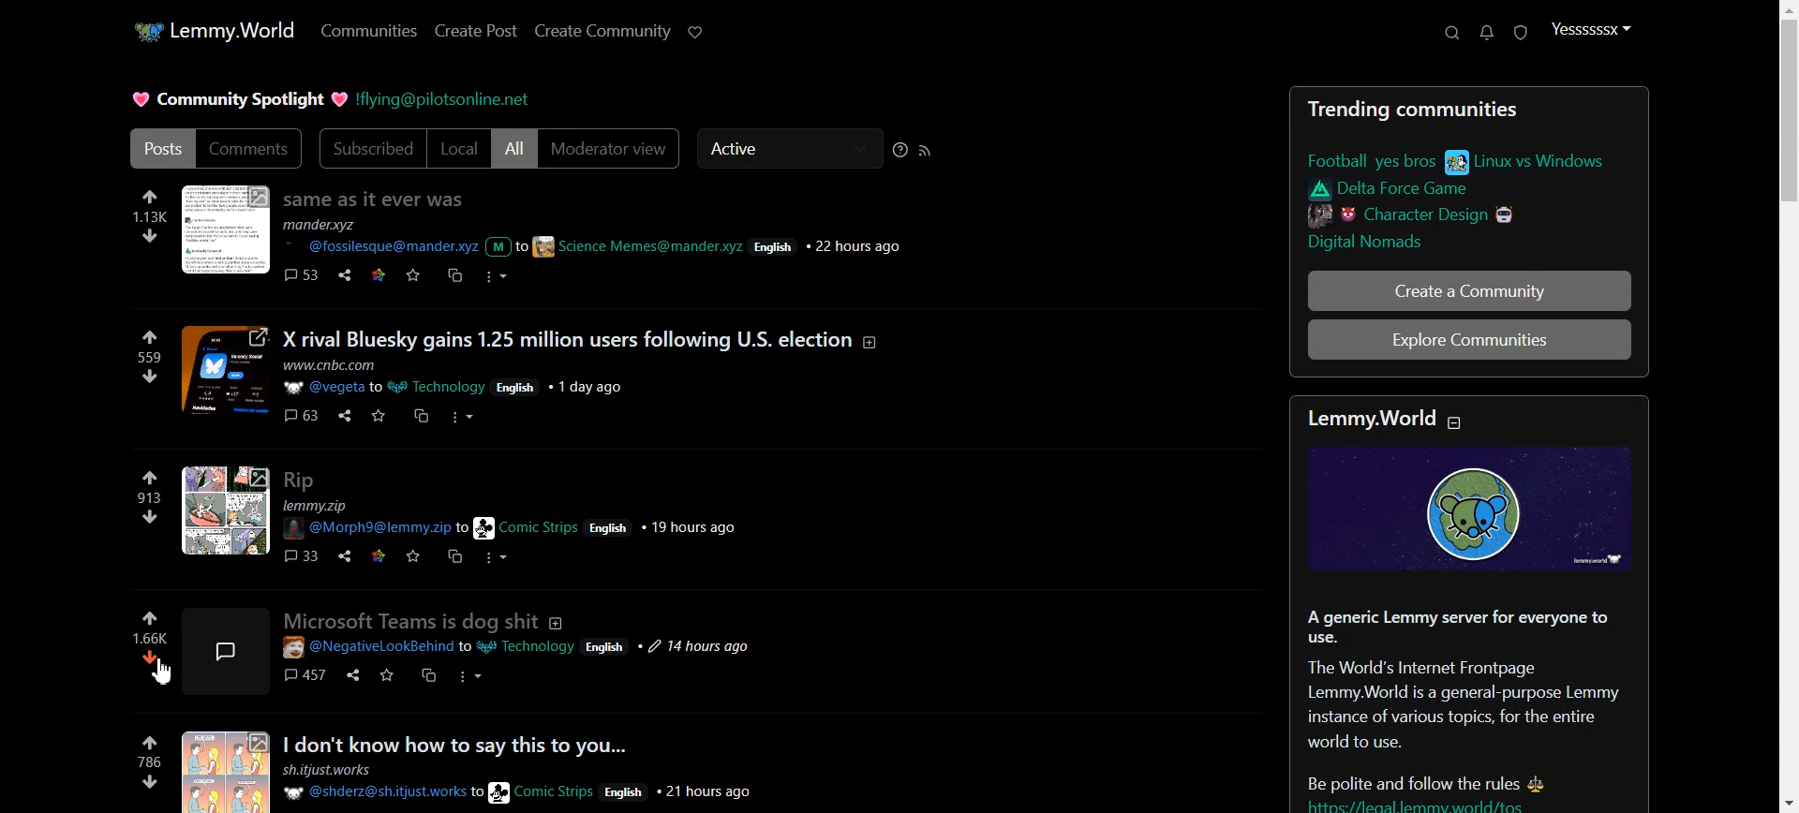  Describe the element at coordinates (433, 675) in the screenshot. I see `cs` at that location.